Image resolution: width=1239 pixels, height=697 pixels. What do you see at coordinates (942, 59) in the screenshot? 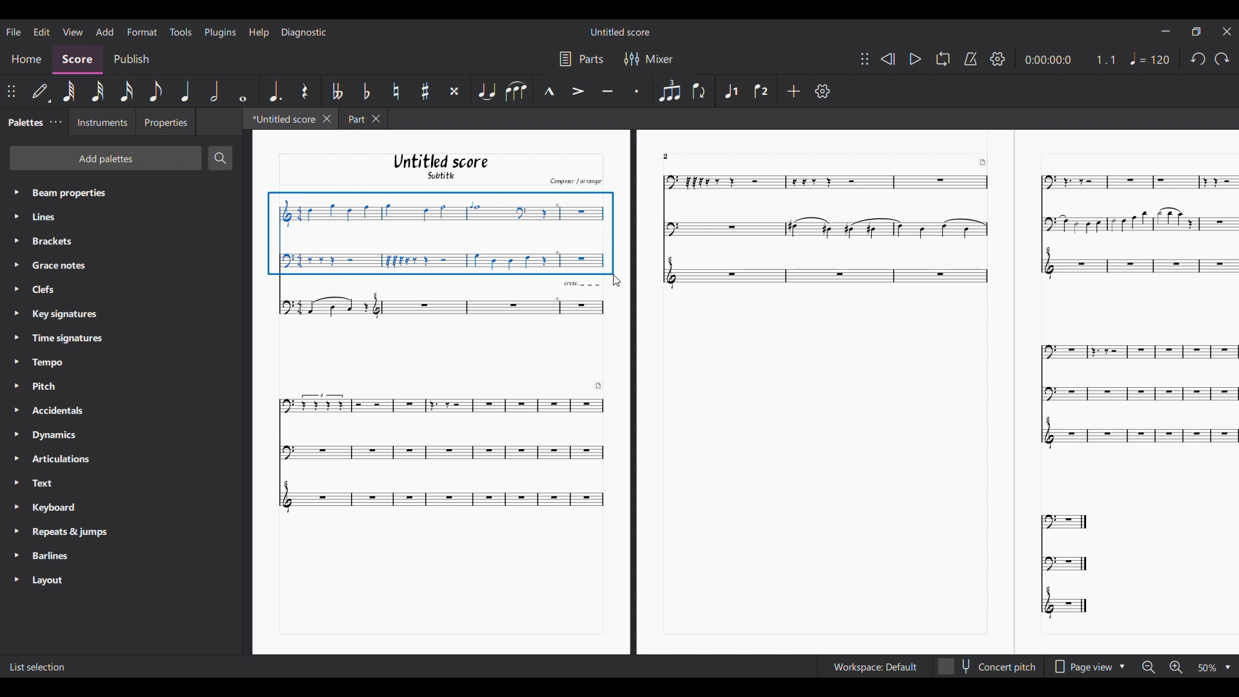
I see `Loop playback` at bounding box center [942, 59].